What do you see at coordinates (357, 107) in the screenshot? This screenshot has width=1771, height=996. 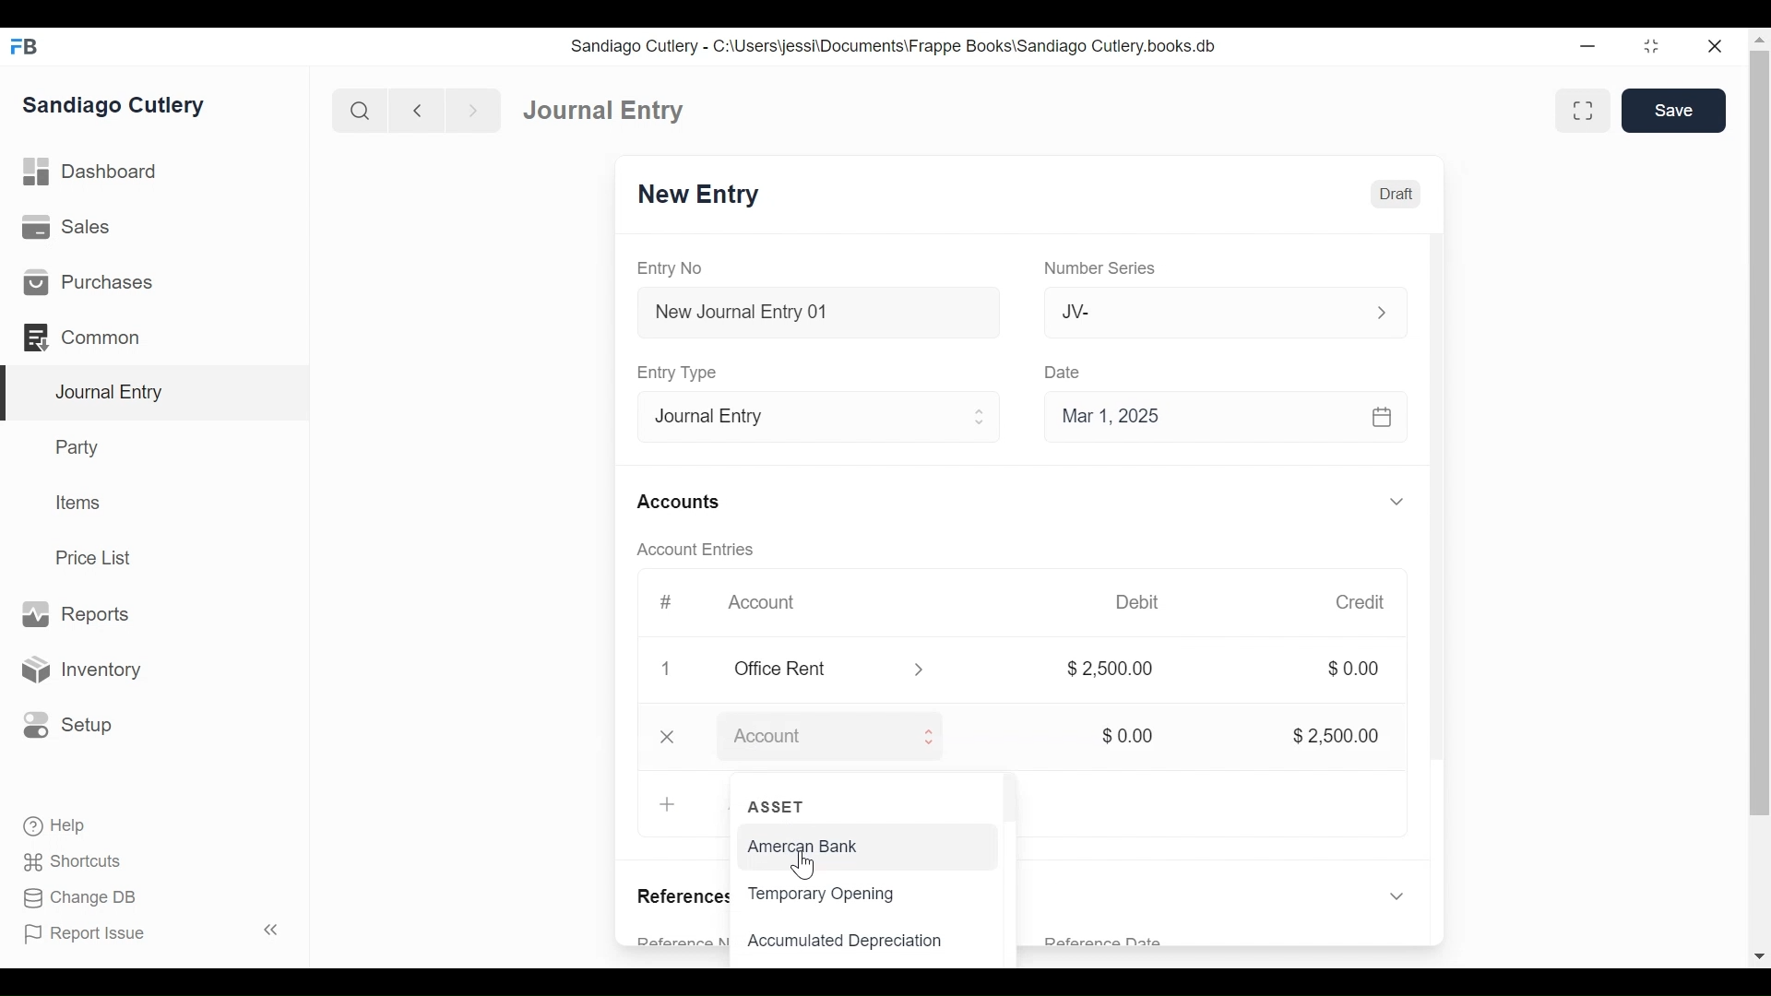 I see `search ` at bounding box center [357, 107].